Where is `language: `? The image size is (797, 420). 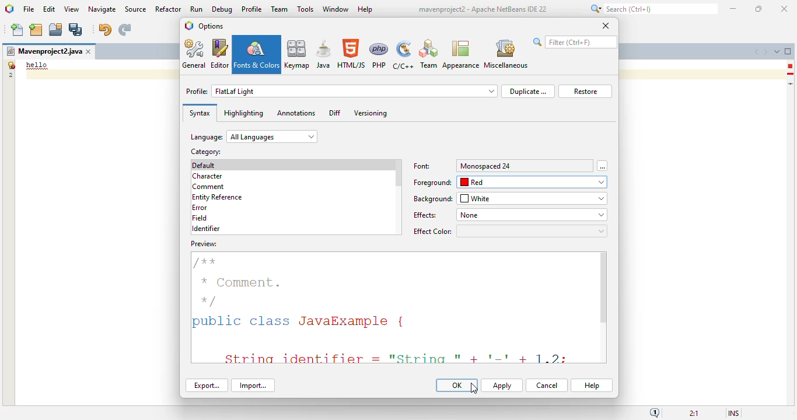 language:  is located at coordinates (254, 136).